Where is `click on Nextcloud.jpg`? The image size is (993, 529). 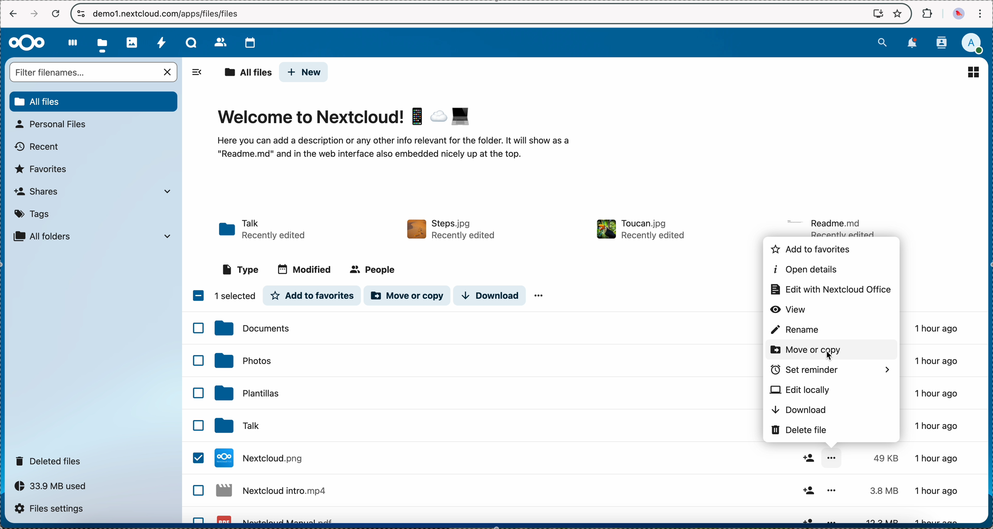
click on Nextcloud.jpg is located at coordinates (486, 426).